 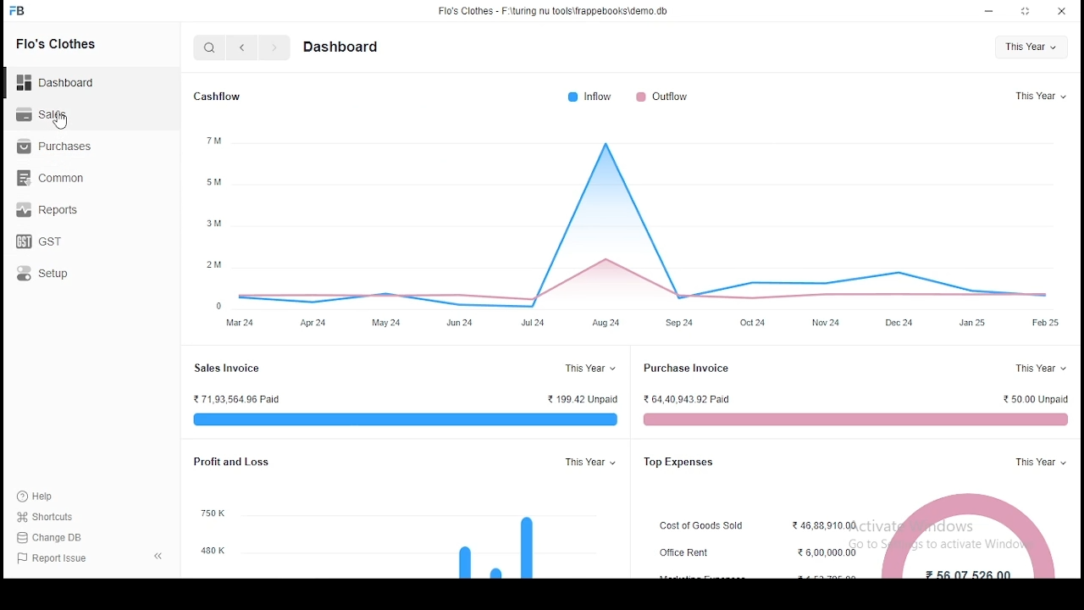 What do you see at coordinates (218, 306) in the screenshot?
I see `0` at bounding box center [218, 306].